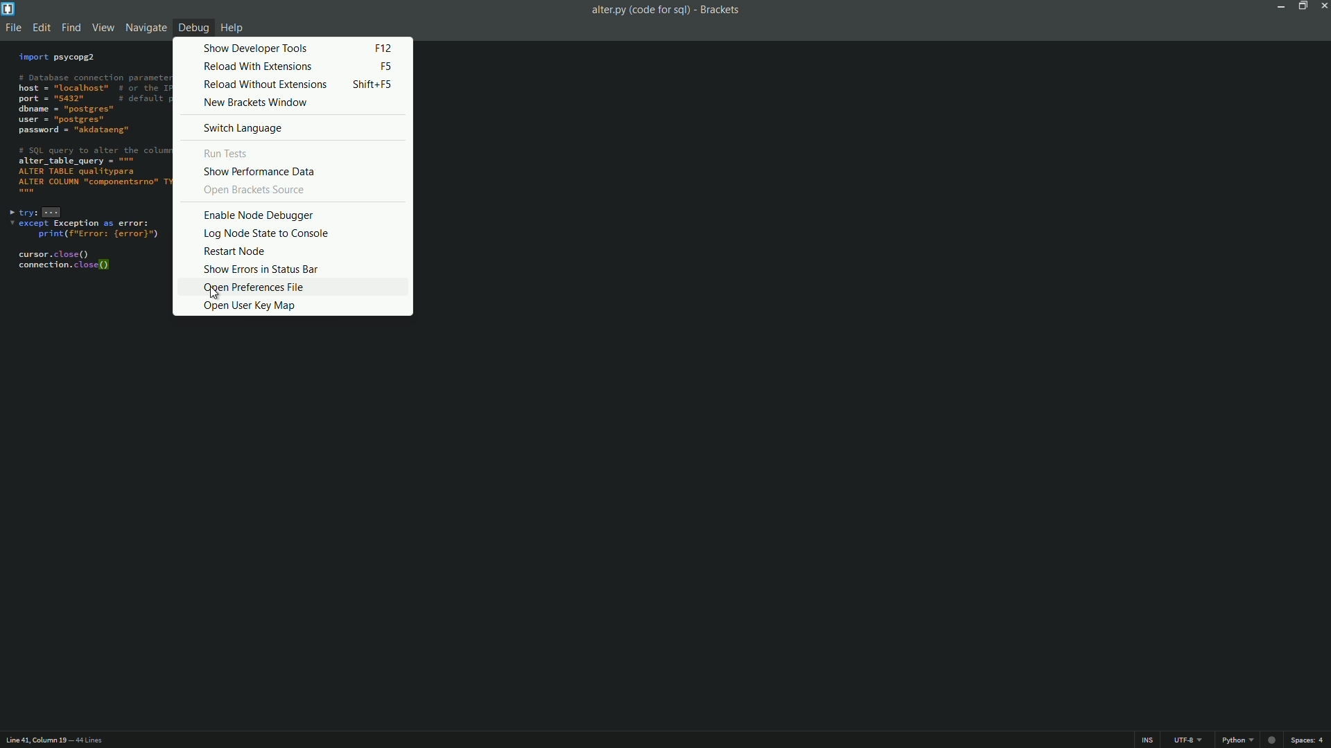  Describe the element at coordinates (216, 292) in the screenshot. I see `Cursor` at that location.